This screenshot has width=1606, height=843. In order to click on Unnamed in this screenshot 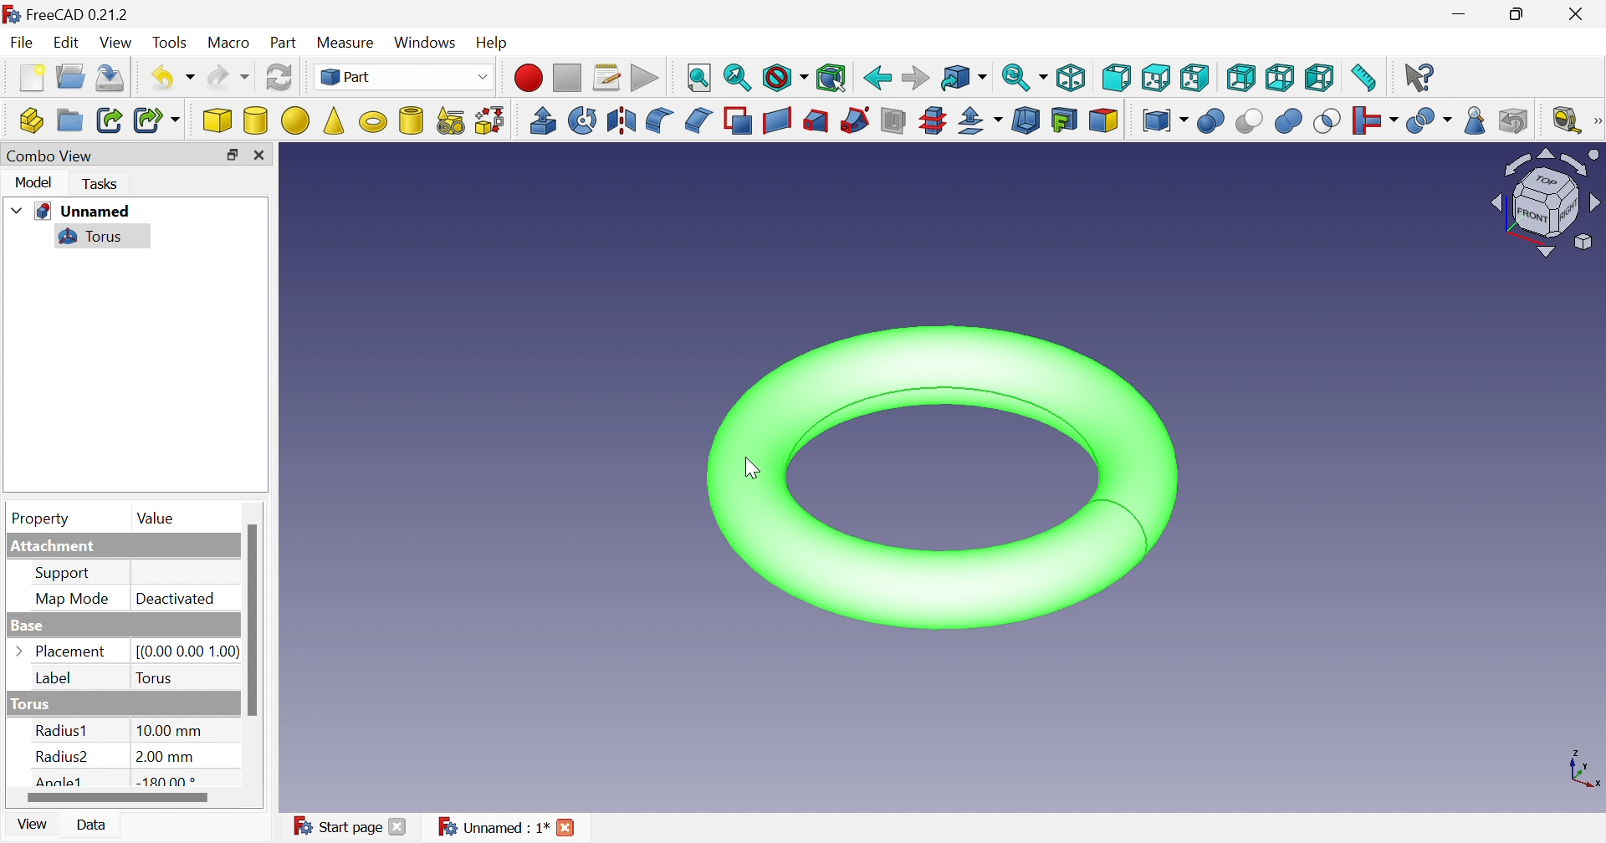, I will do `click(84, 212)`.